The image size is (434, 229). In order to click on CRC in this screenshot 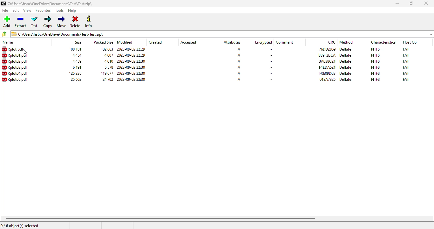, I will do `click(327, 49)`.